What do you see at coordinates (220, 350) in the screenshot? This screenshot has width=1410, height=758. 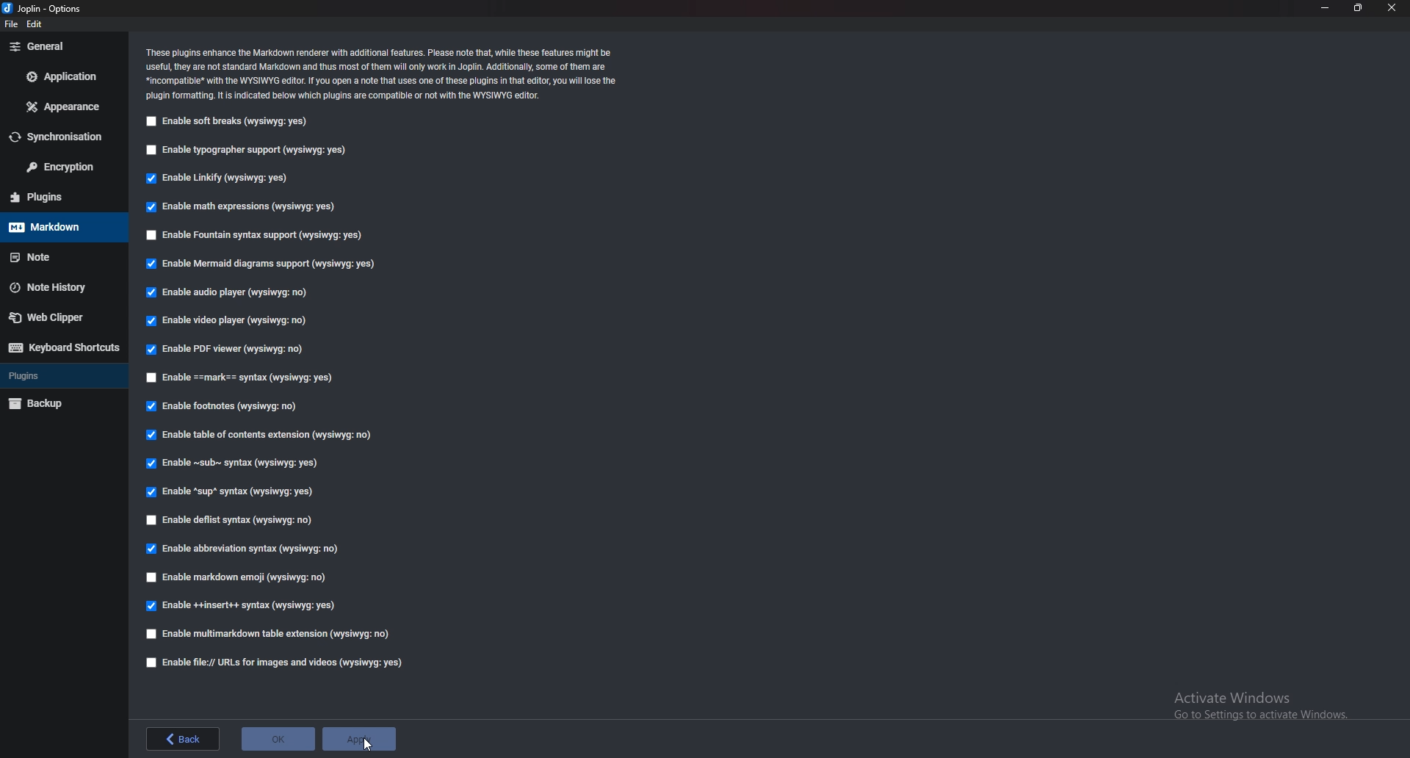 I see `Enable P D F viewer` at bounding box center [220, 350].